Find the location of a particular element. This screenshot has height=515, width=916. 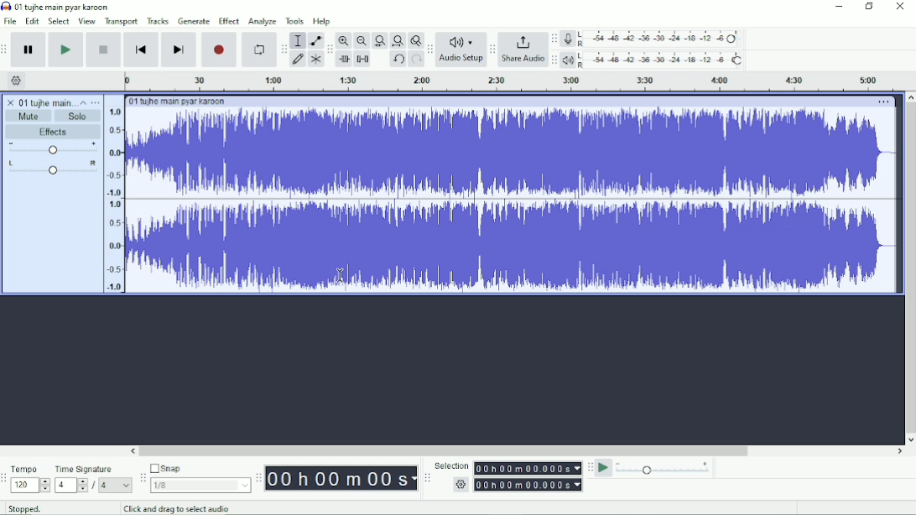

More options is located at coordinates (886, 101).